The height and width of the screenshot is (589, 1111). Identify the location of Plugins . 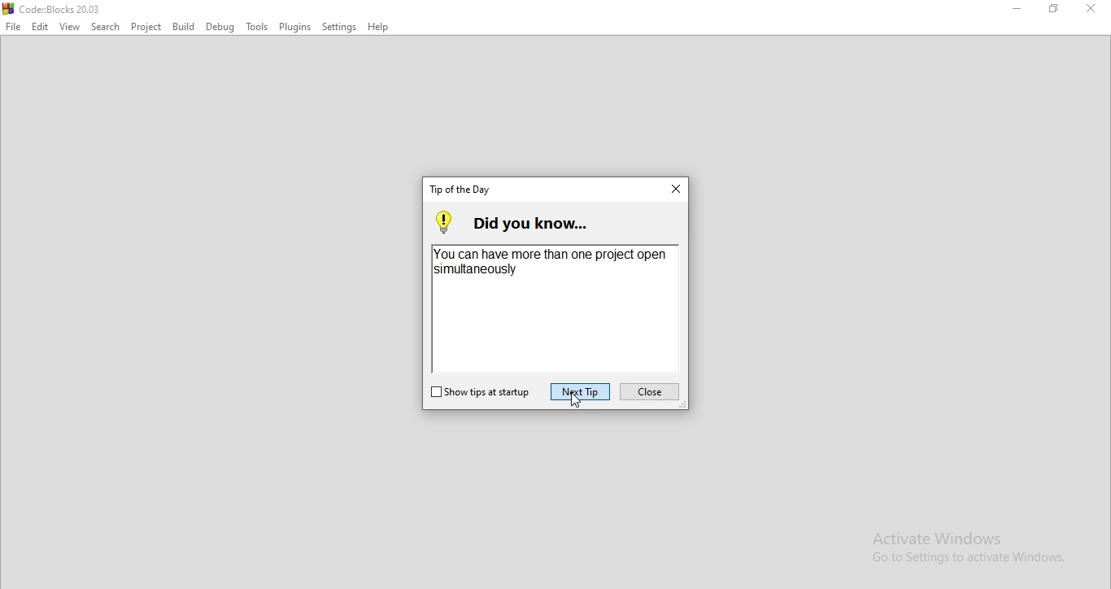
(295, 24).